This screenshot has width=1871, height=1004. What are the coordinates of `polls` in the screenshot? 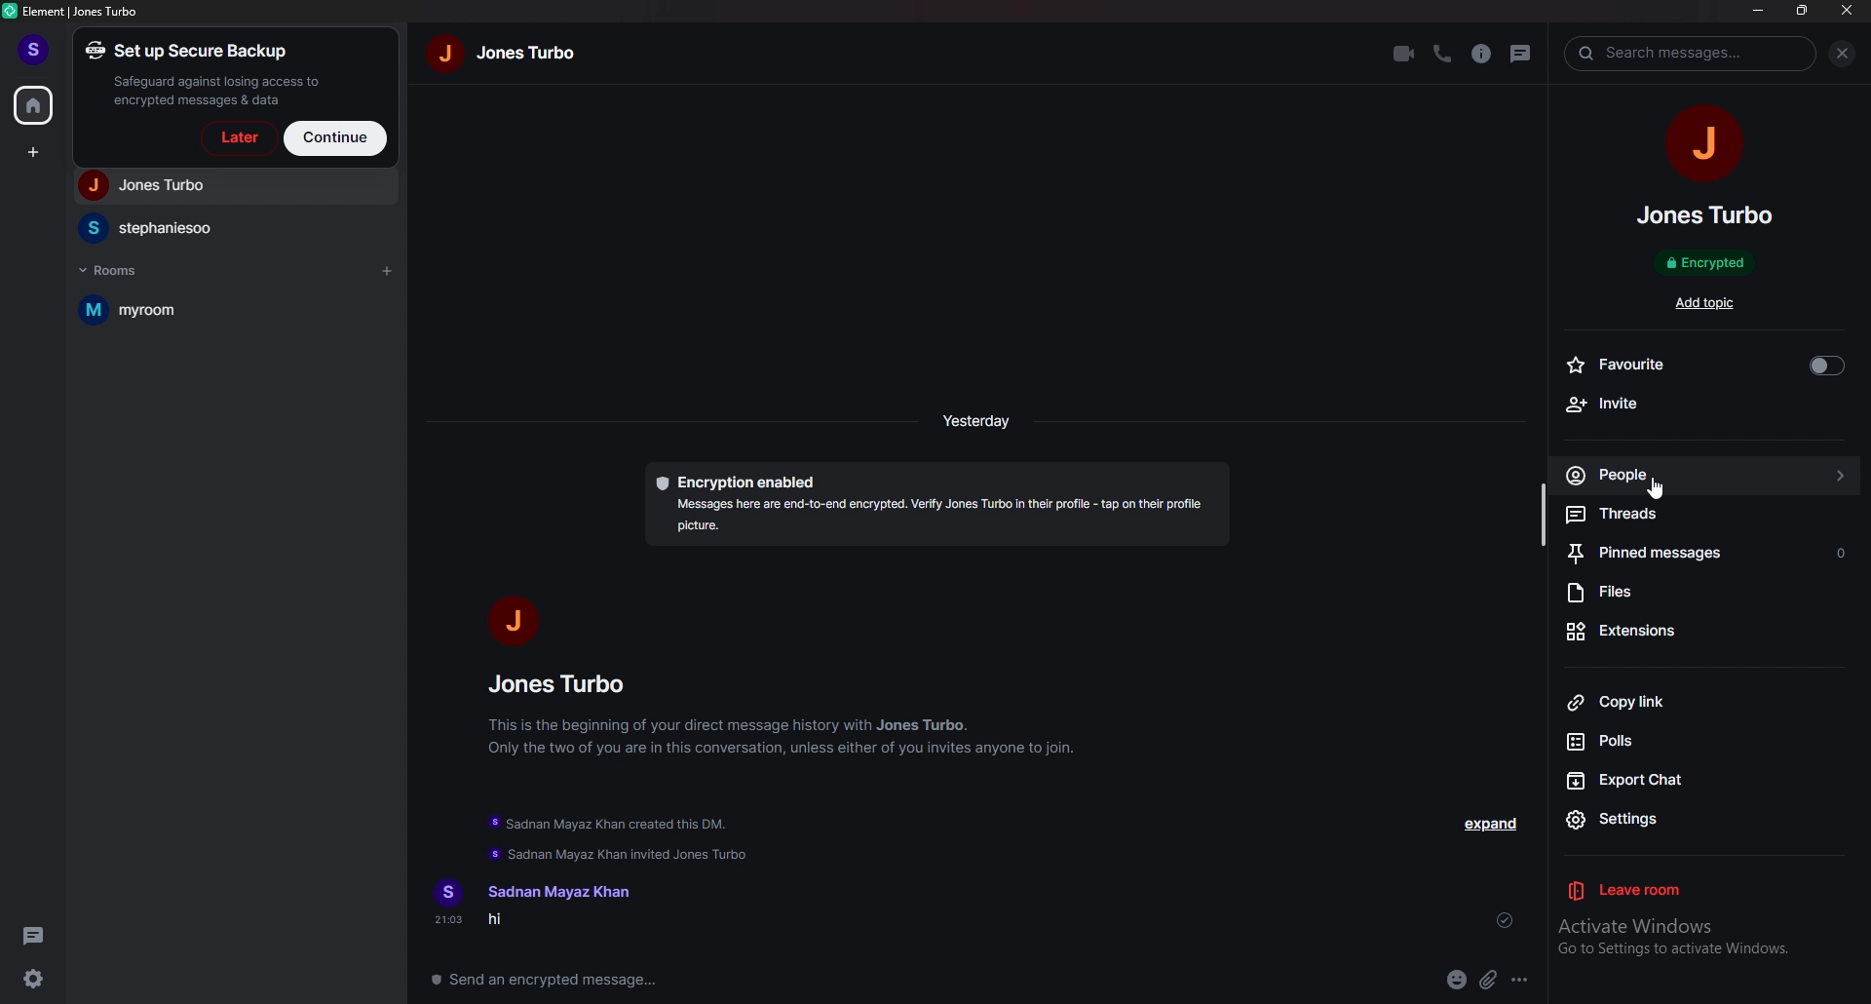 It's located at (1698, 741).